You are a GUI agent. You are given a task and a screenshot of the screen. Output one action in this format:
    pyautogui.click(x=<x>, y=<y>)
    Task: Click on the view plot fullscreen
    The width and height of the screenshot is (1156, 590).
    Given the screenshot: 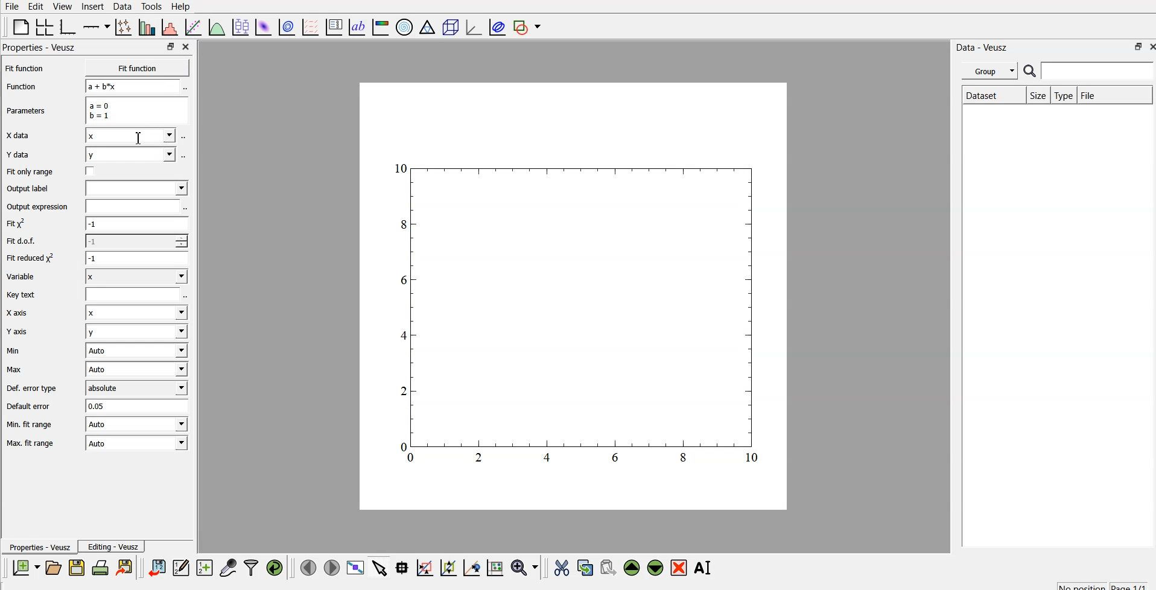 What is the action you would take?
    pyautogui.click(x=357, y=569)
    